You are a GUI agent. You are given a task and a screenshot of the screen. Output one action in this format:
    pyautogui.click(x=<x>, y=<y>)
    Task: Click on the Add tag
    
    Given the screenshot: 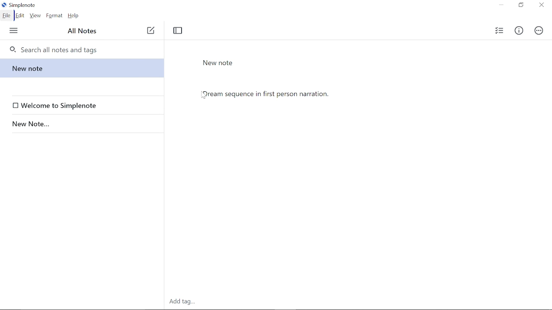 What is the action you would take?
    pyautogui.click(x=181, y=303)
    